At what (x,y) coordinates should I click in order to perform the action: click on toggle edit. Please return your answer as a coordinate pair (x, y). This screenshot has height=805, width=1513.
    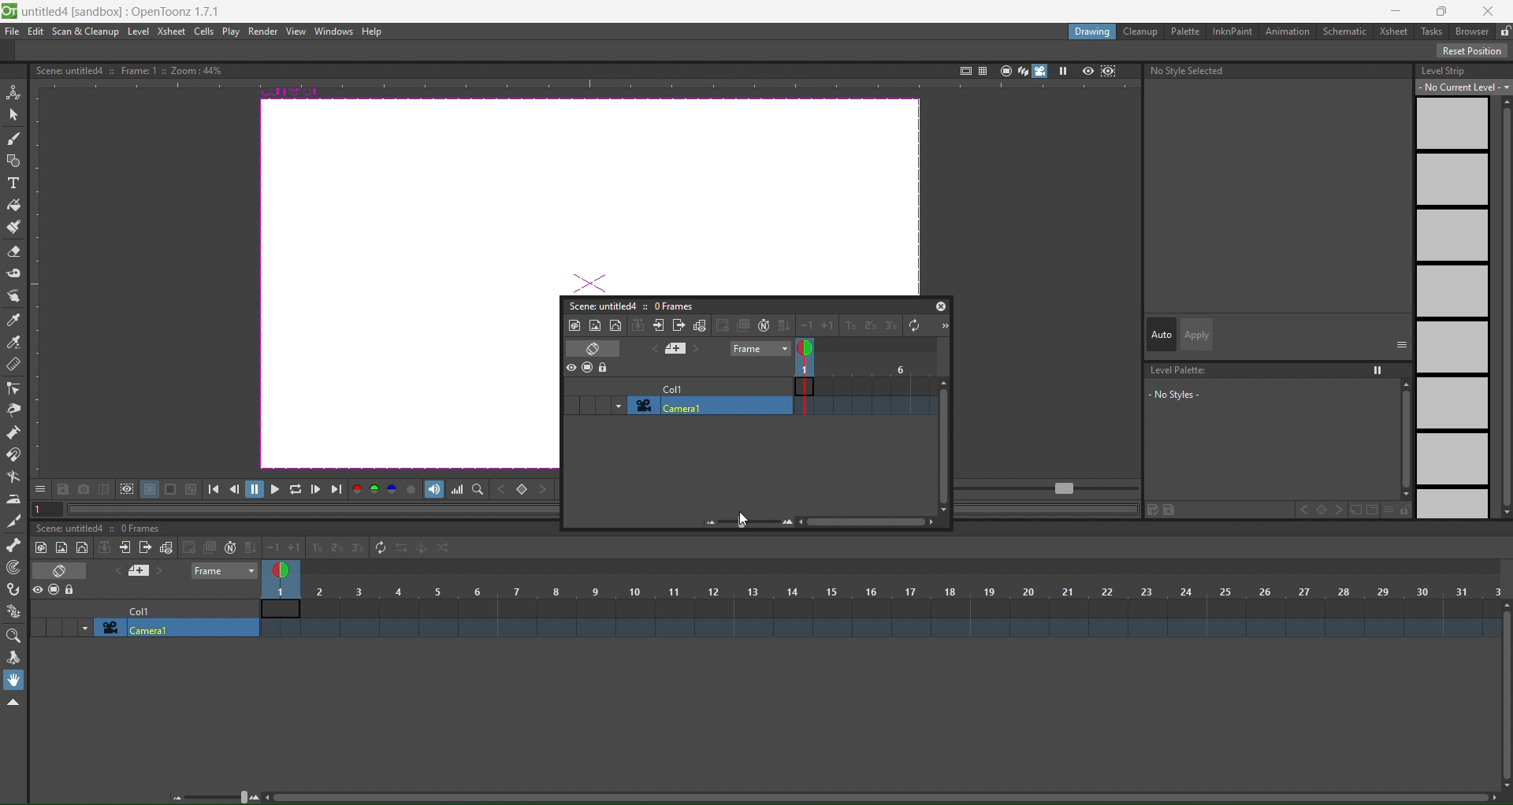
    Looking at the image, I should click on (701, 325).